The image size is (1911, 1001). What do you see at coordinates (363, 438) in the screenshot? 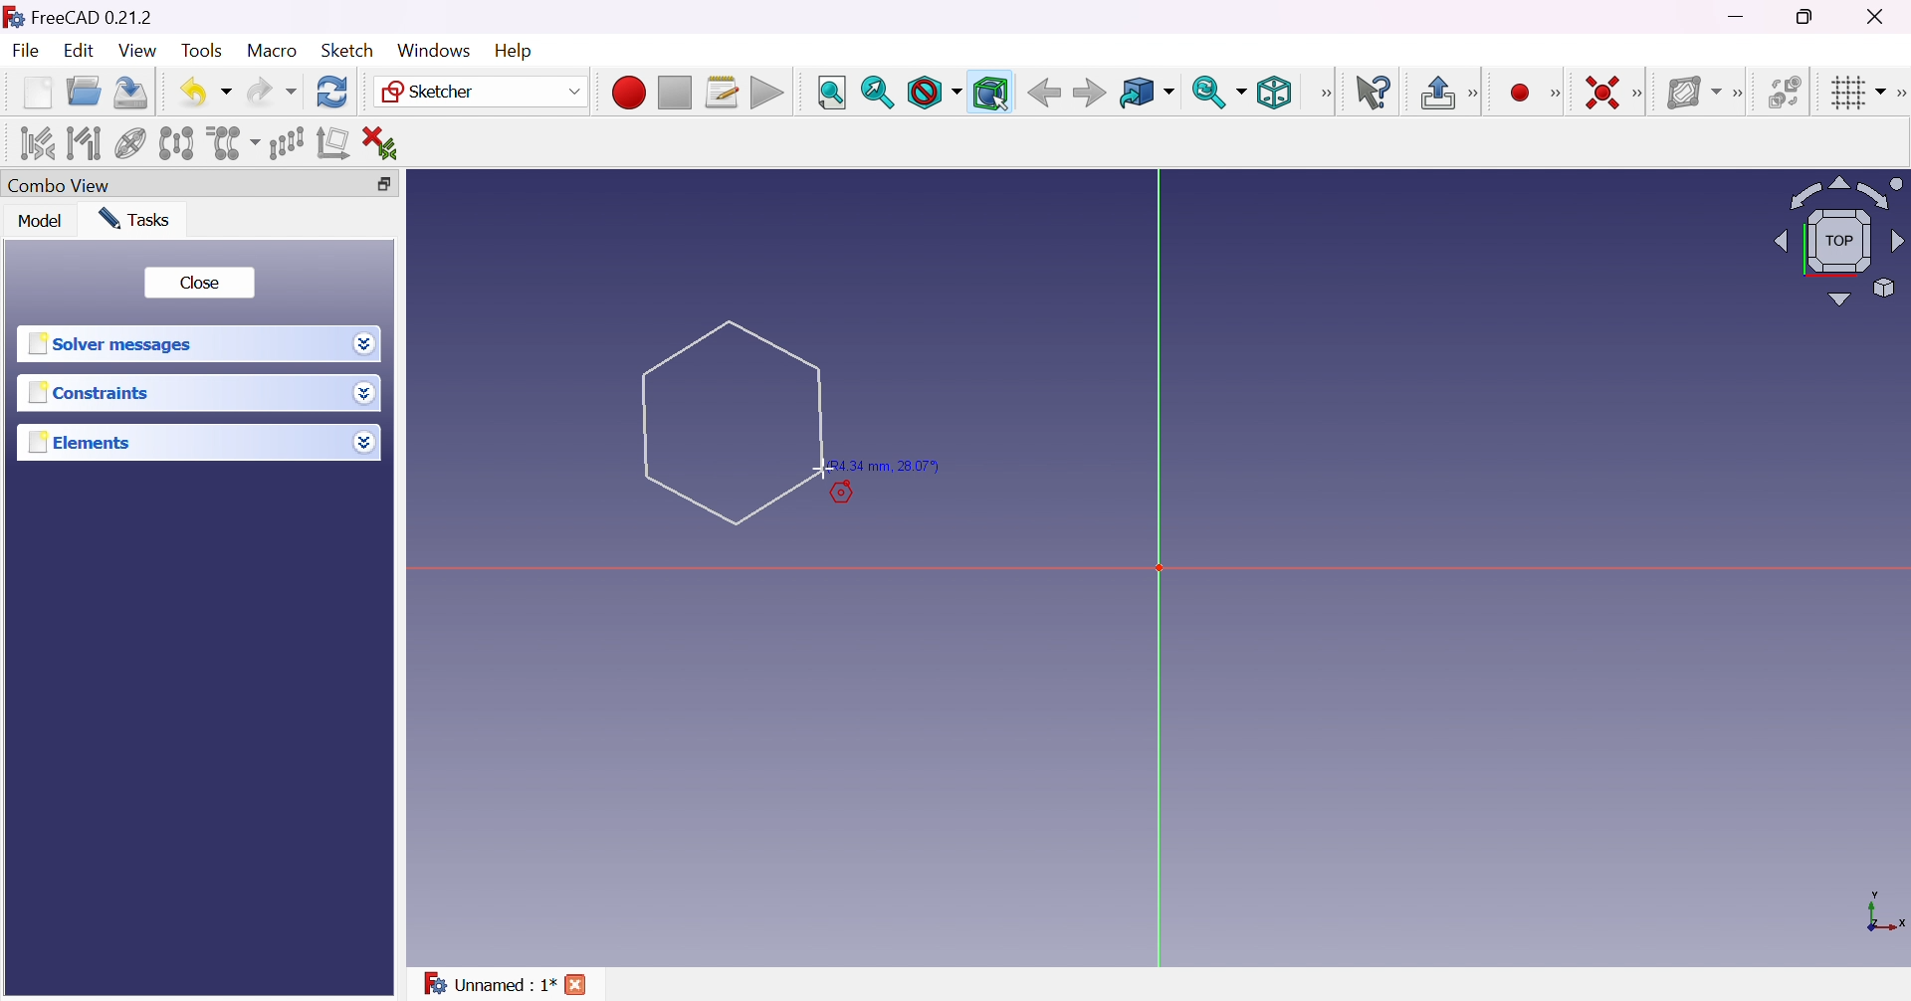
I see `Drop down` at bounding box center [363, 438].